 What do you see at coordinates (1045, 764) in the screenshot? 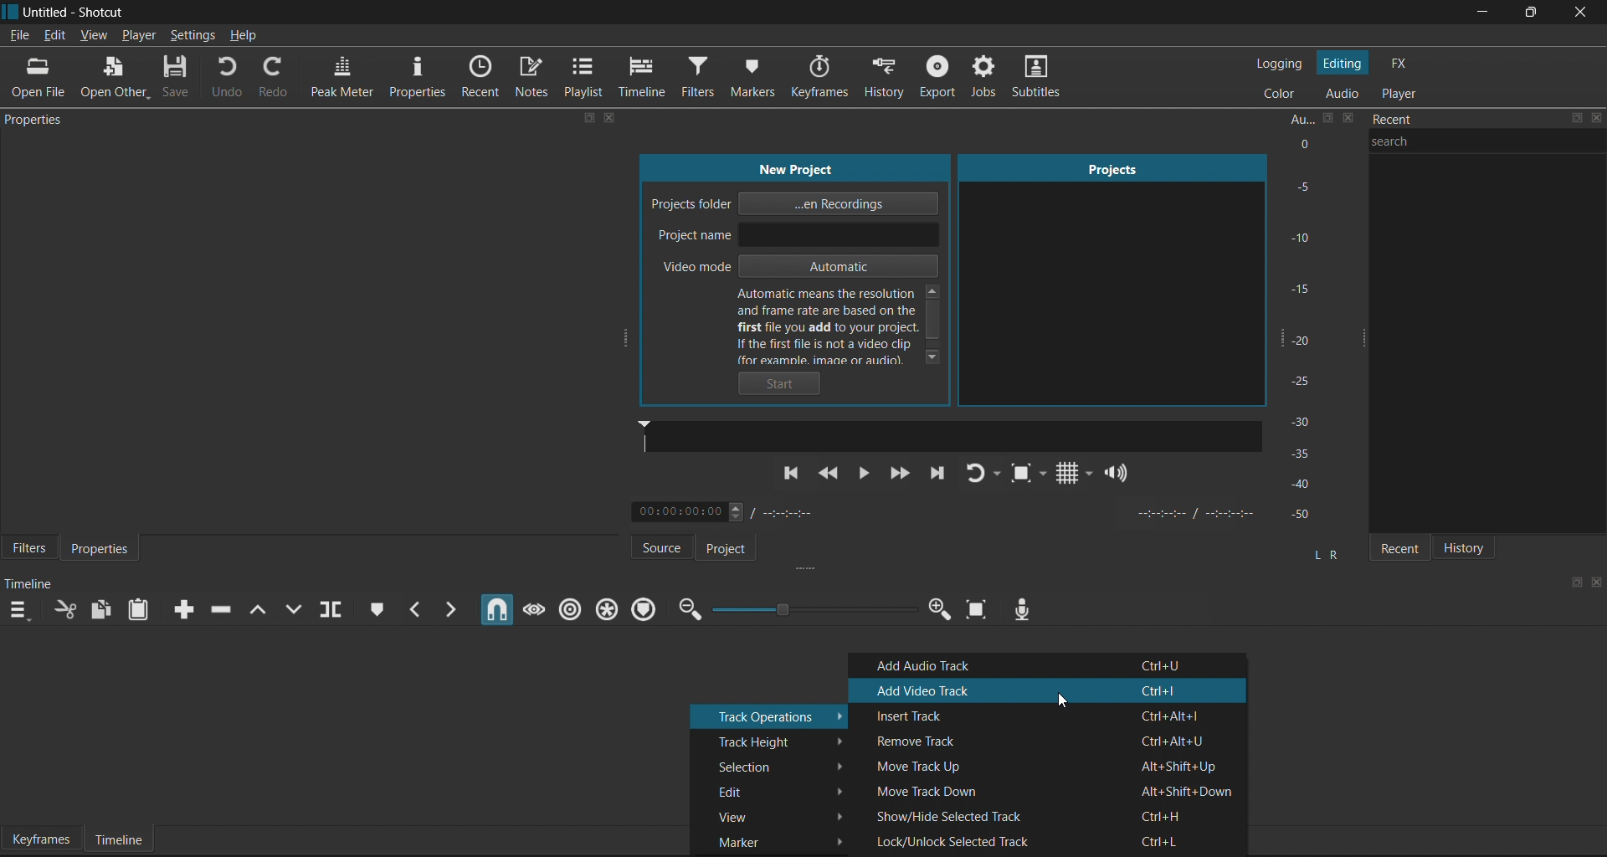
I see `Move Track Up` at bounding box center [1045, 764].